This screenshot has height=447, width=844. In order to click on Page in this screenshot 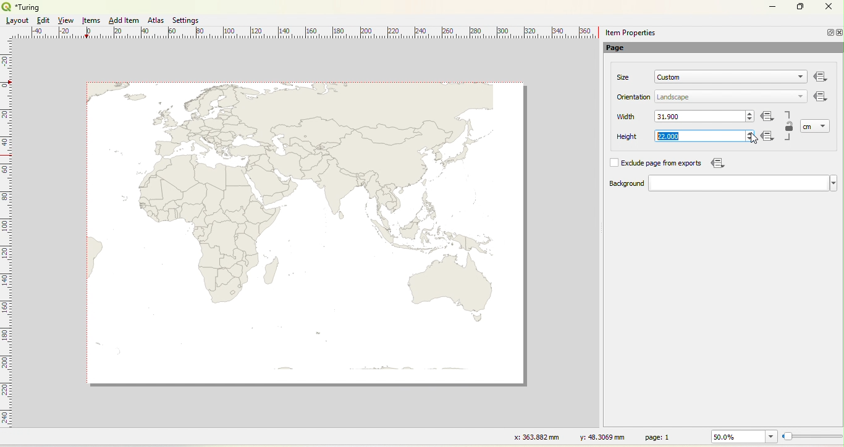, I will do `click(622, 49)`.